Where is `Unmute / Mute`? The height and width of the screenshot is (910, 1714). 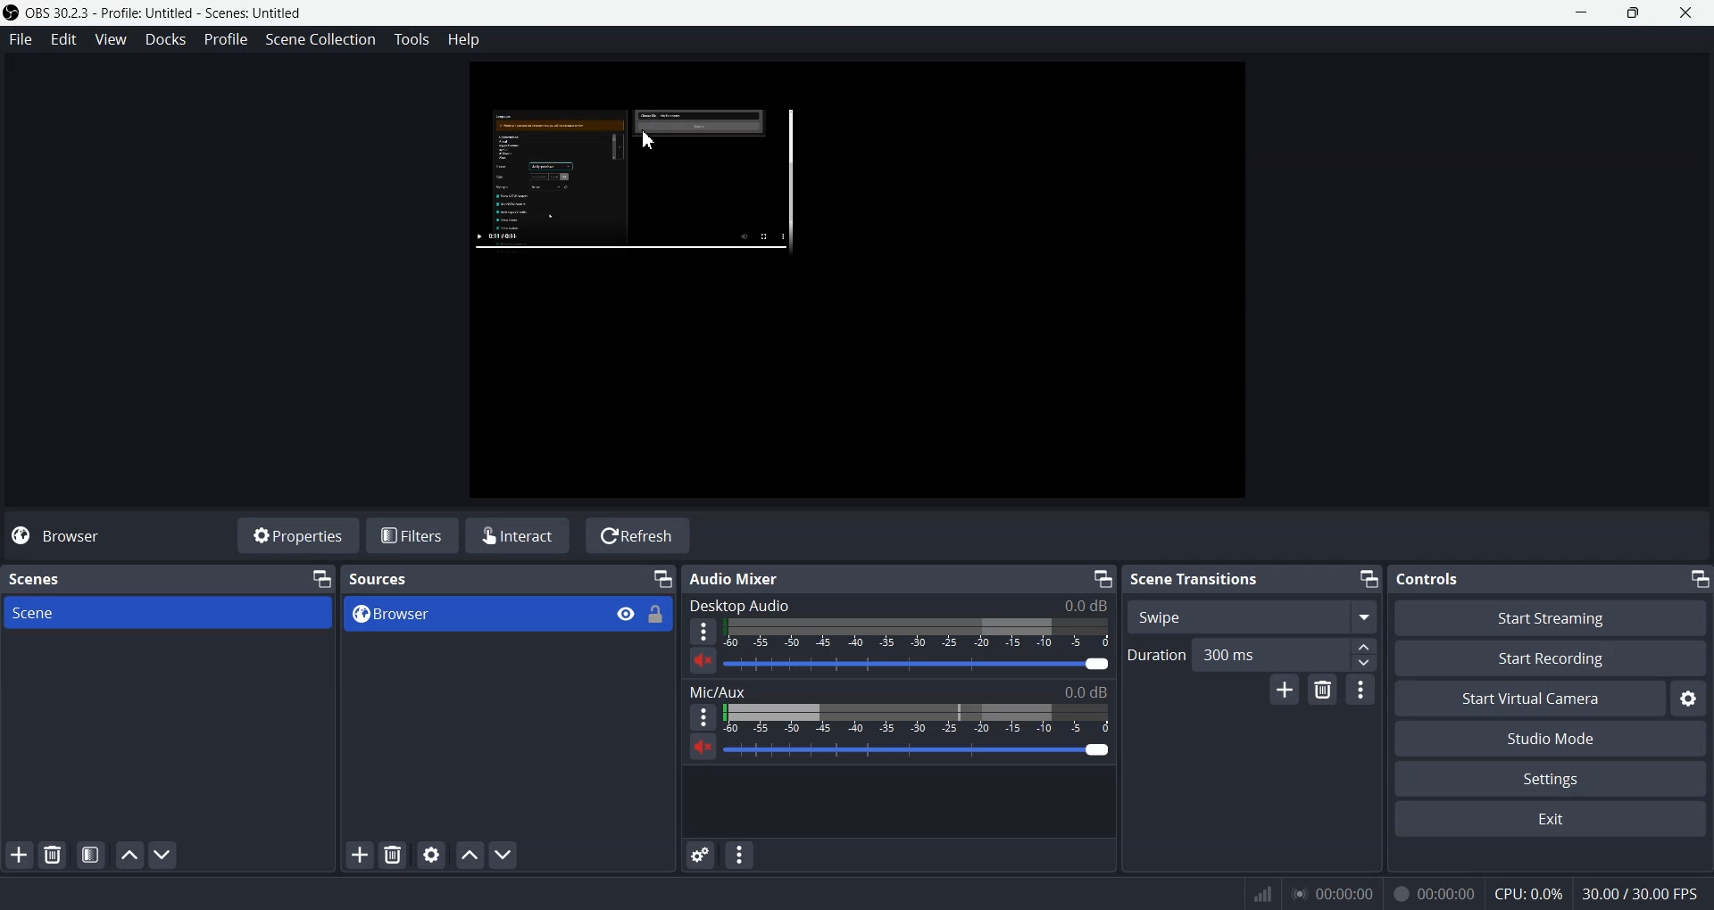
Unmute / Mute is located at coordinates (703, 661).